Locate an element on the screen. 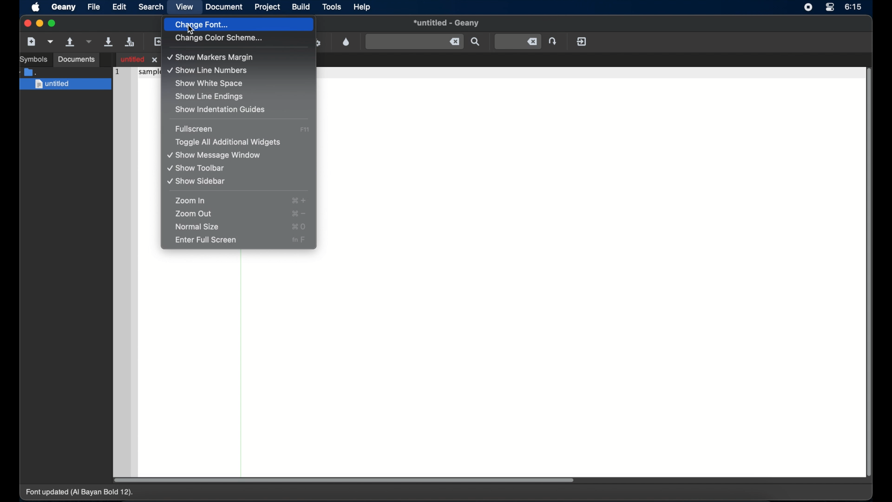 This screenshot has height=502, width=892. show line numbers is located at coordinates (209, 71).